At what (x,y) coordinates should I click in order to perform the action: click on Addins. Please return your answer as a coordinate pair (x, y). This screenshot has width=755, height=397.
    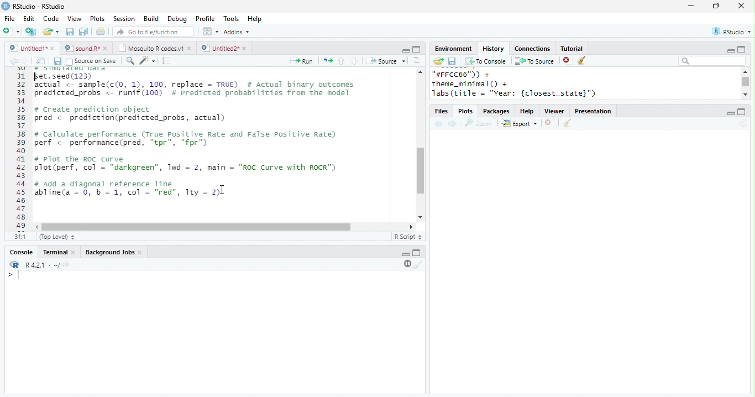
    Looking at the image, I should click on (237, 32).